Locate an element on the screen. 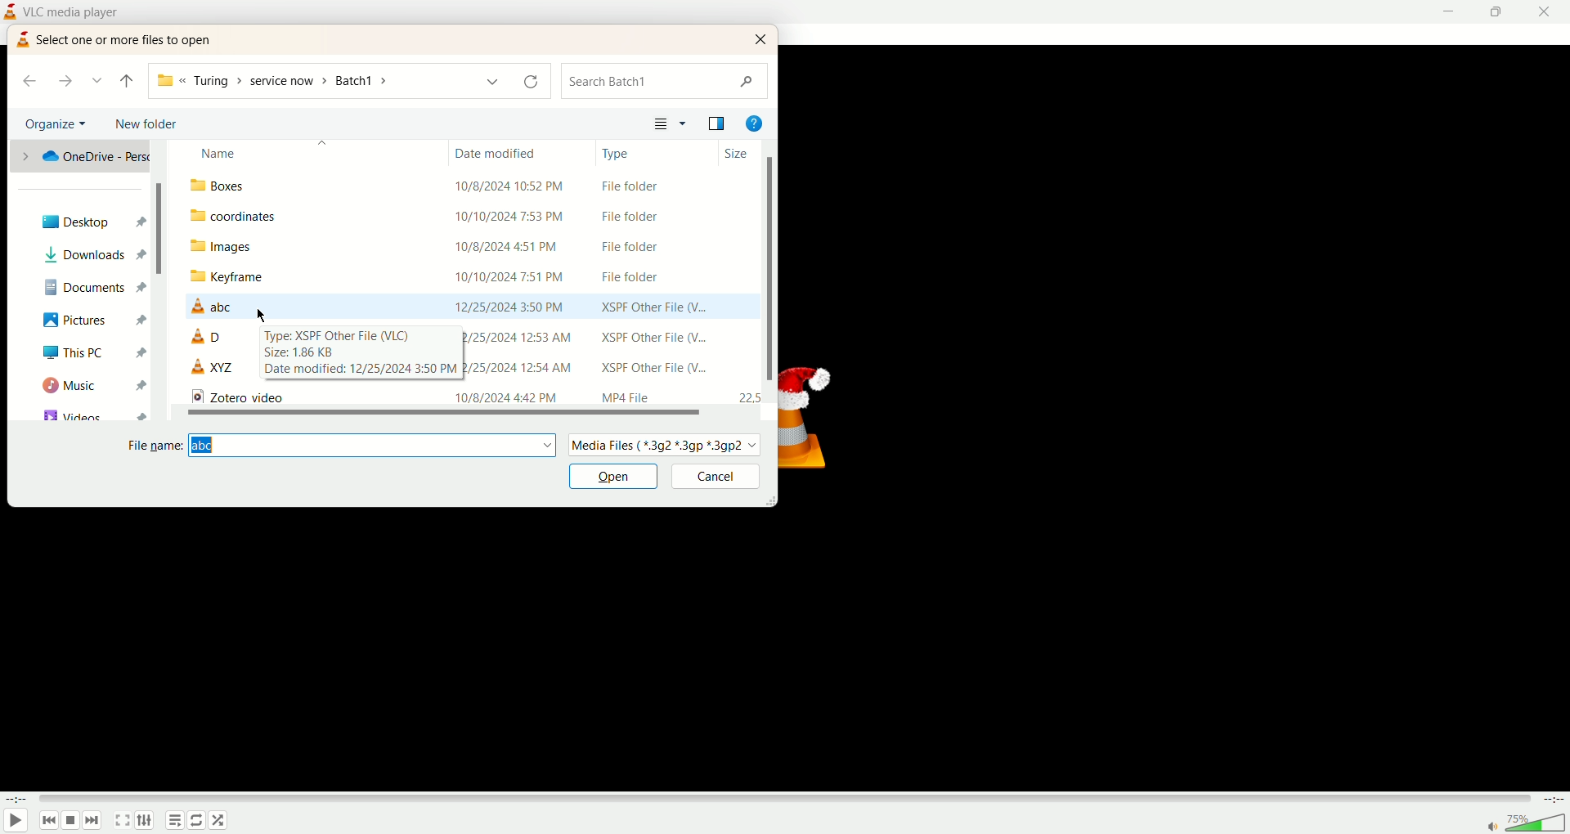 This screenshot has width=1570, height=834. reload is located at coordinates (529, 83).